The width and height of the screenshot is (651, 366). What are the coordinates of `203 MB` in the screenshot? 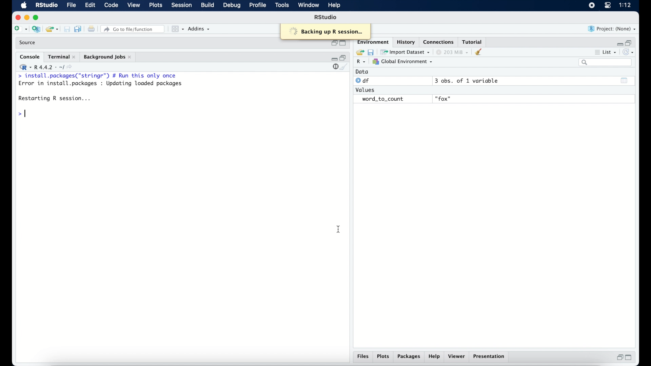 It's located at (453, 52).